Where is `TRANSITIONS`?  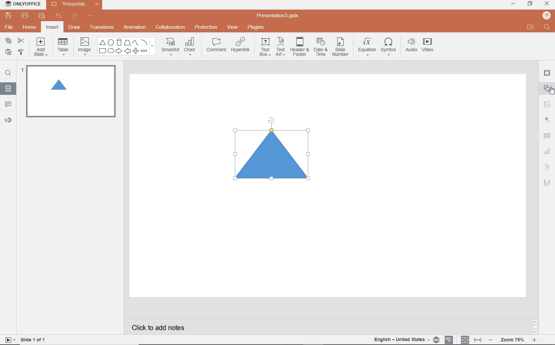
TRANSITIONS is located at coordinates (103, 27).